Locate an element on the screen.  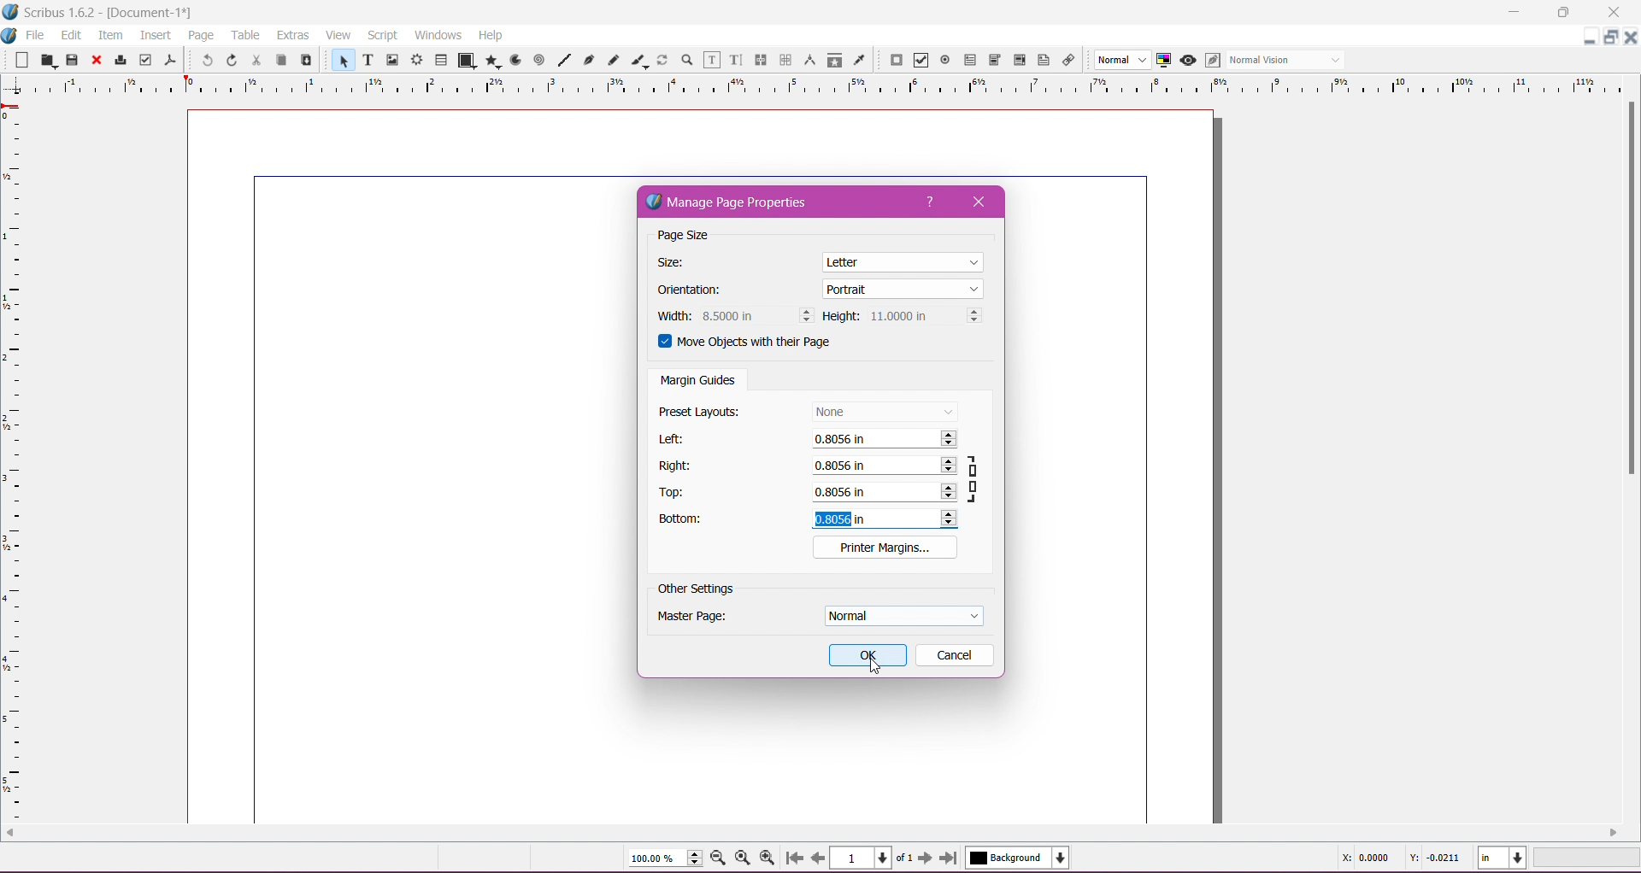
Unlink Text Frames is located at coordinates (785, 60).